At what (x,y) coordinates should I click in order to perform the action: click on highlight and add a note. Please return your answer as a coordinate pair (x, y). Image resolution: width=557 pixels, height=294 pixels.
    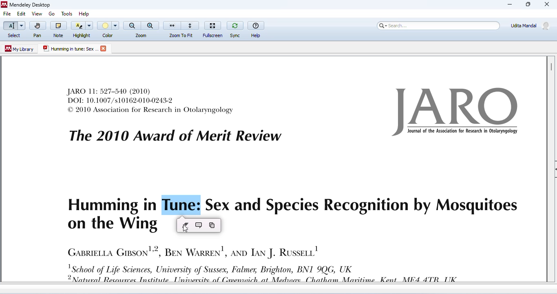
    Looking at the image, I should click on (200, 225).